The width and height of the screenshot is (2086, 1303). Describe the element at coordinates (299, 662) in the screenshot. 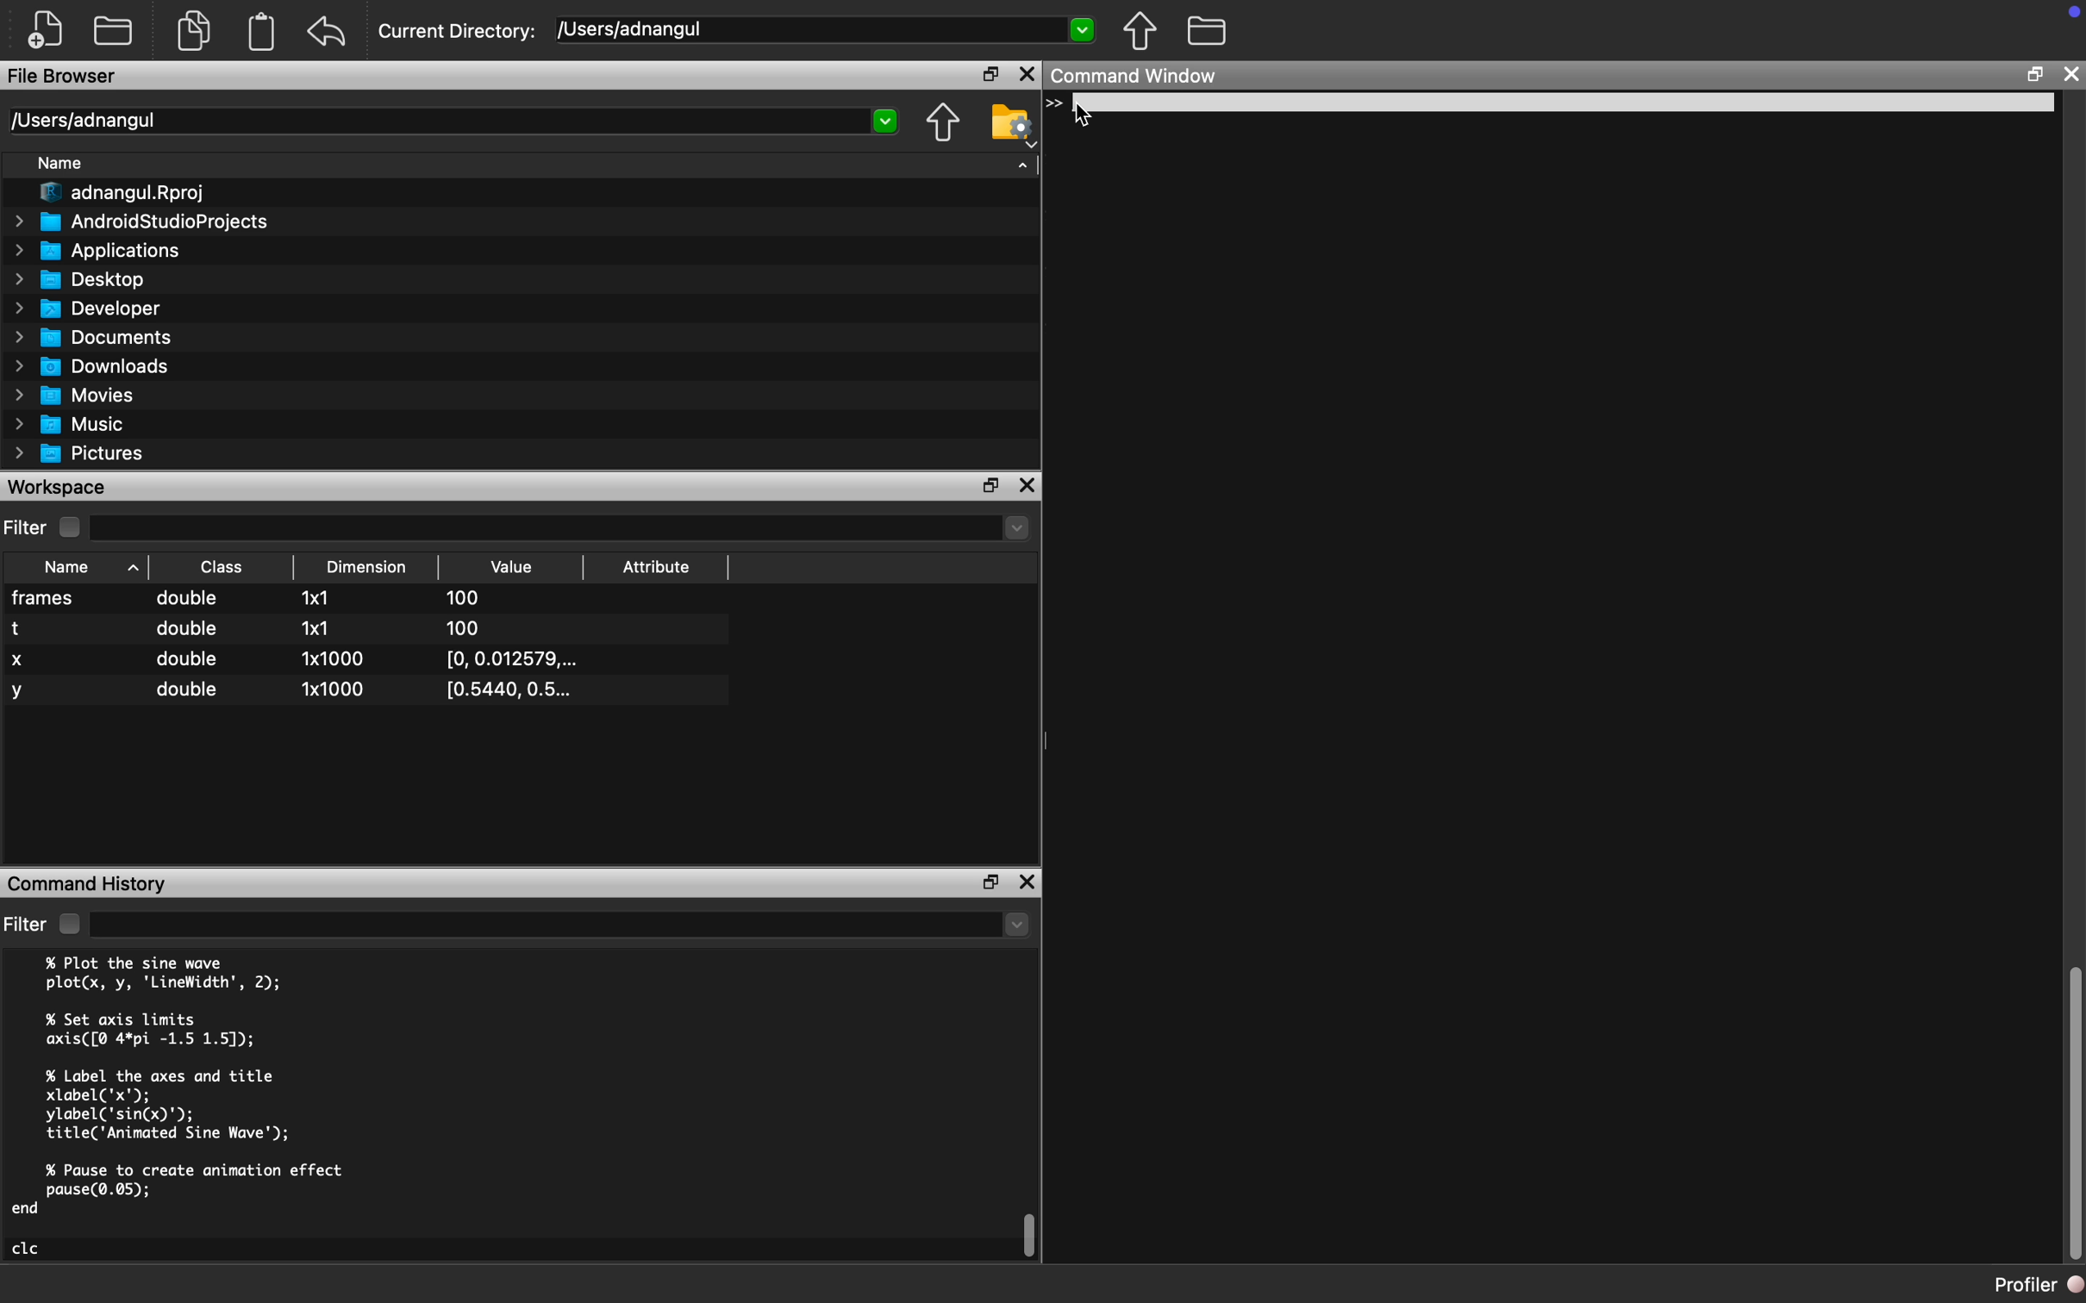

I see `X double 1x1000 [0, 0.012579,...` at that location.